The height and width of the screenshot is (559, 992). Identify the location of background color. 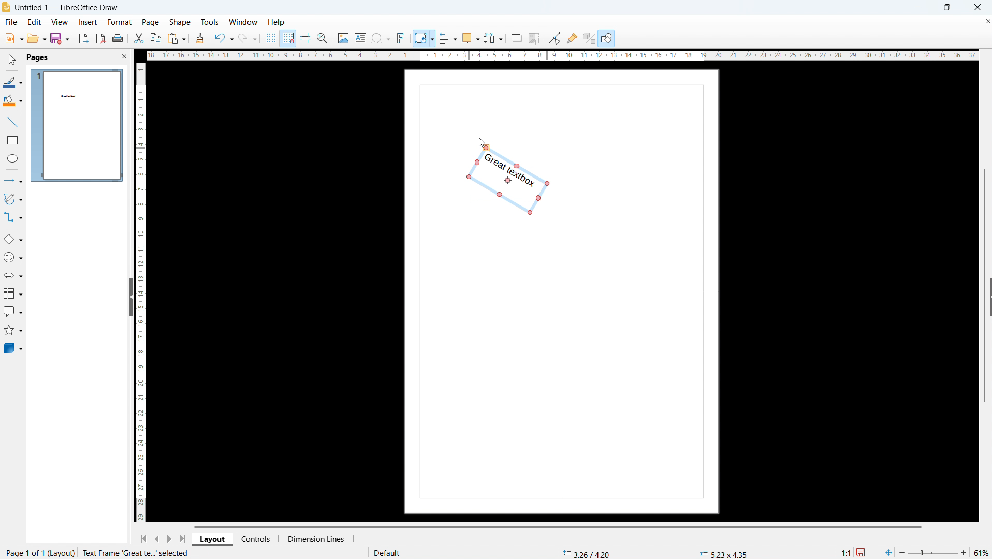
(12, 101).